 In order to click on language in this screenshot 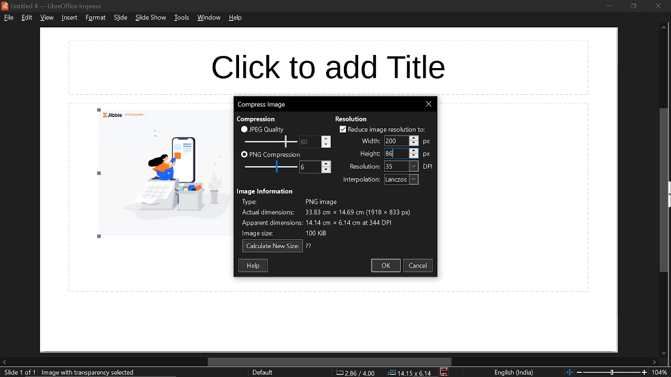, I will do `click(514, 373)`.